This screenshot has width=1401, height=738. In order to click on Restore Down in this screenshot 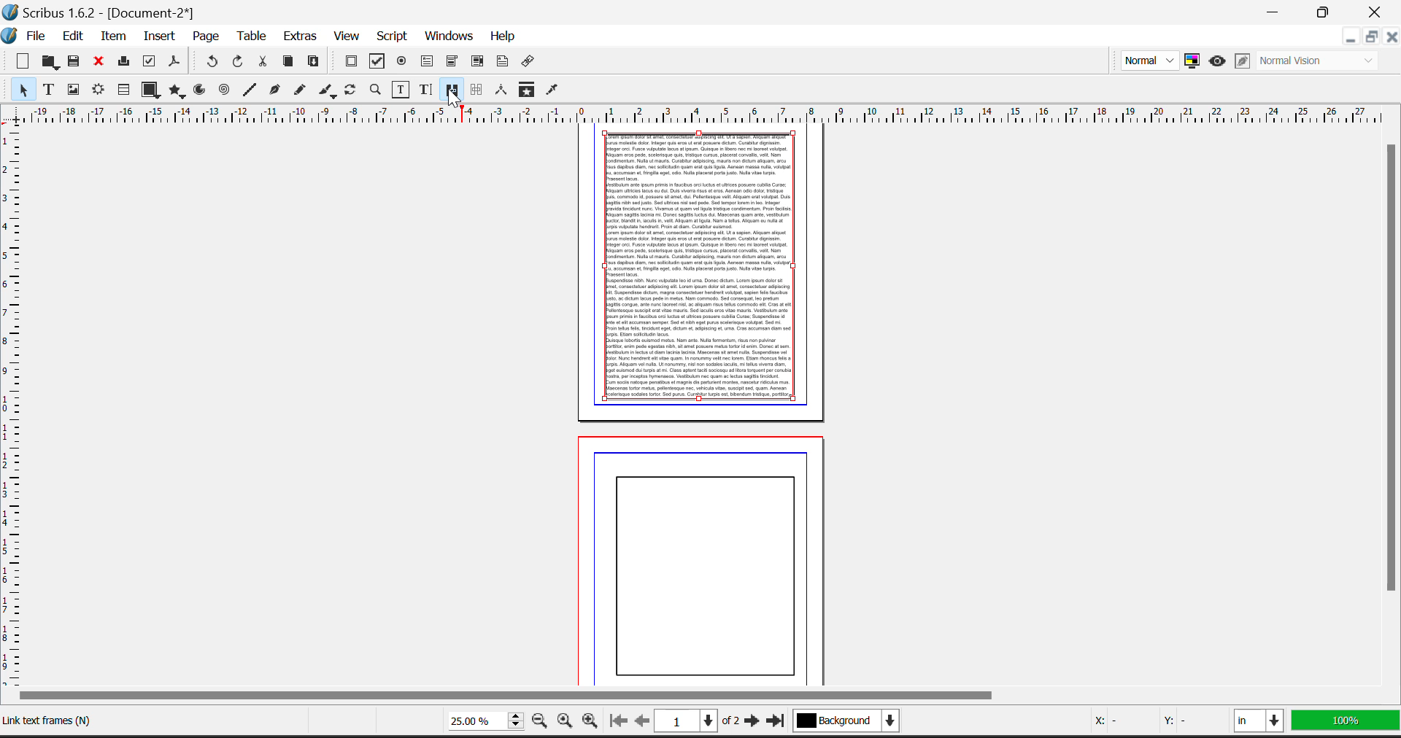, I will do `click(1349, 39)`.